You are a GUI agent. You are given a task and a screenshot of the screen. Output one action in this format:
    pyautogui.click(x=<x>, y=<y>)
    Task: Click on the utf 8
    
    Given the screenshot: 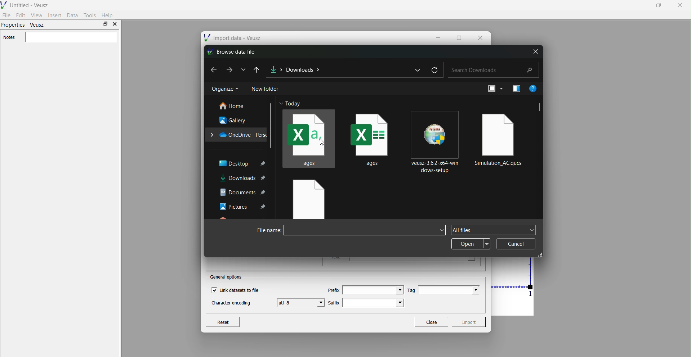 What is the action you would take?
    pyautogui.click(x=302, y=302)
    